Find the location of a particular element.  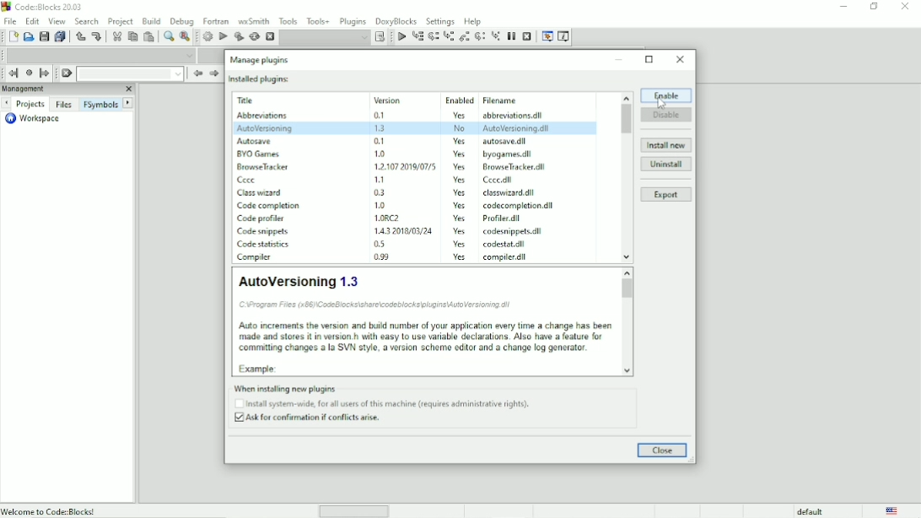

New file is located at coordinates (12, 36).